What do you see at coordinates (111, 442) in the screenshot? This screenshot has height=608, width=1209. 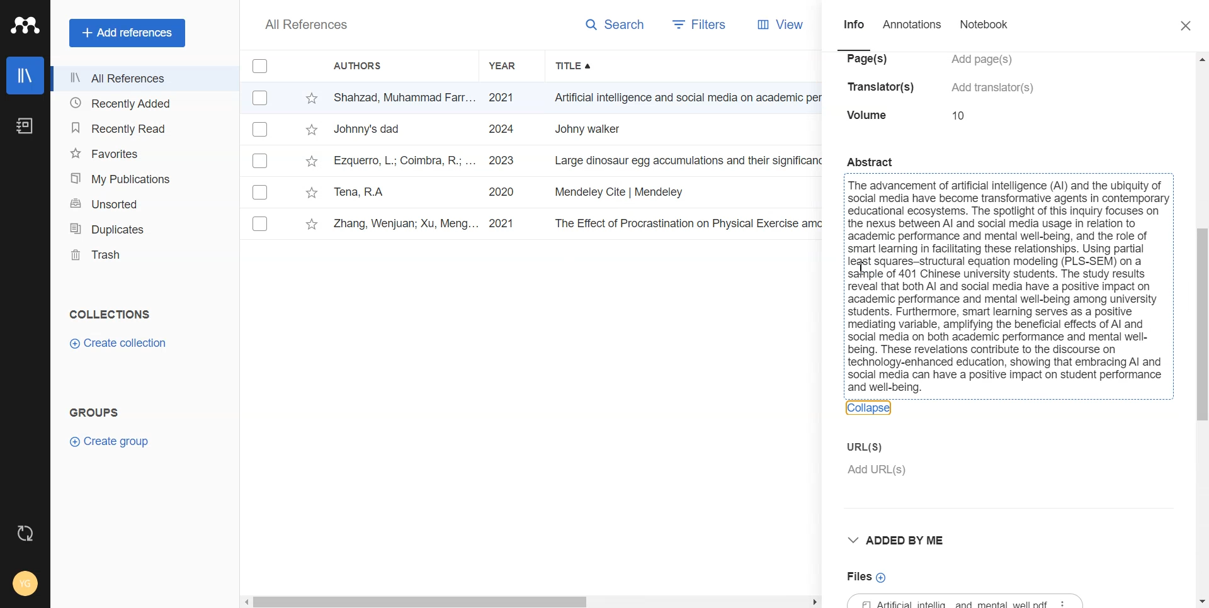 I see `Create group` at bounding box center [111, 442].